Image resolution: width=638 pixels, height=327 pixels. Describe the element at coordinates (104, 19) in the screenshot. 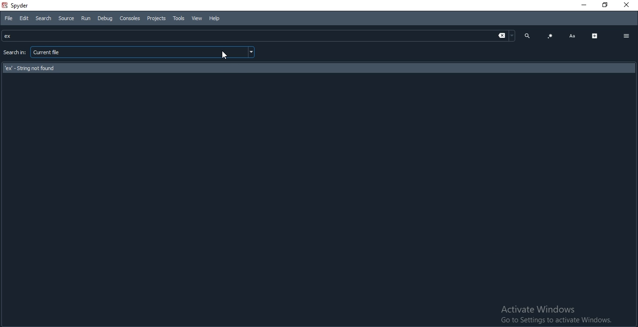

I see `Debug` at that location.